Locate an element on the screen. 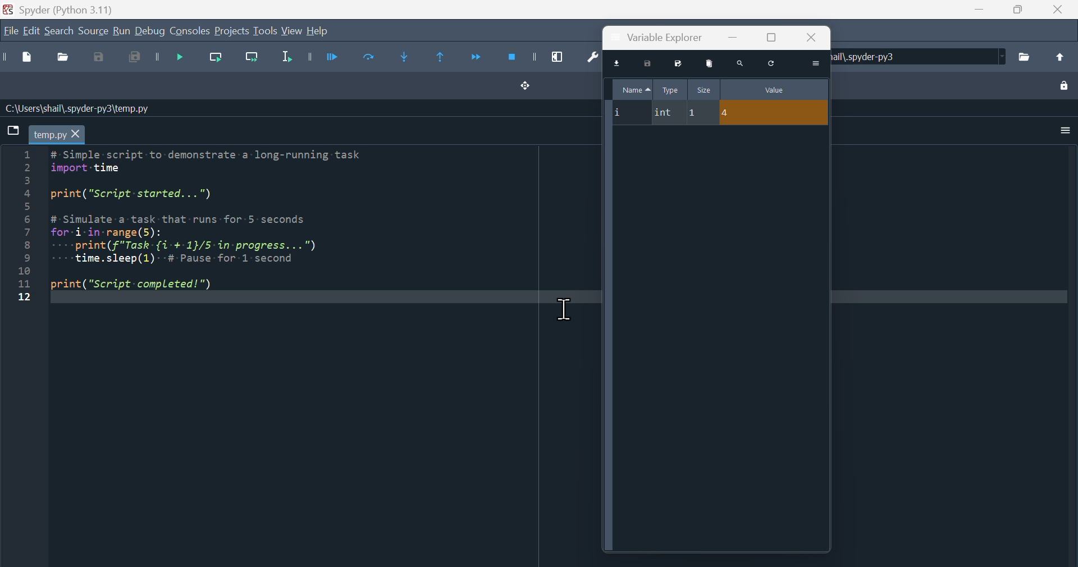 This screenshot has width=1078, height=567. run current cell is located at coordinates (364, 60).